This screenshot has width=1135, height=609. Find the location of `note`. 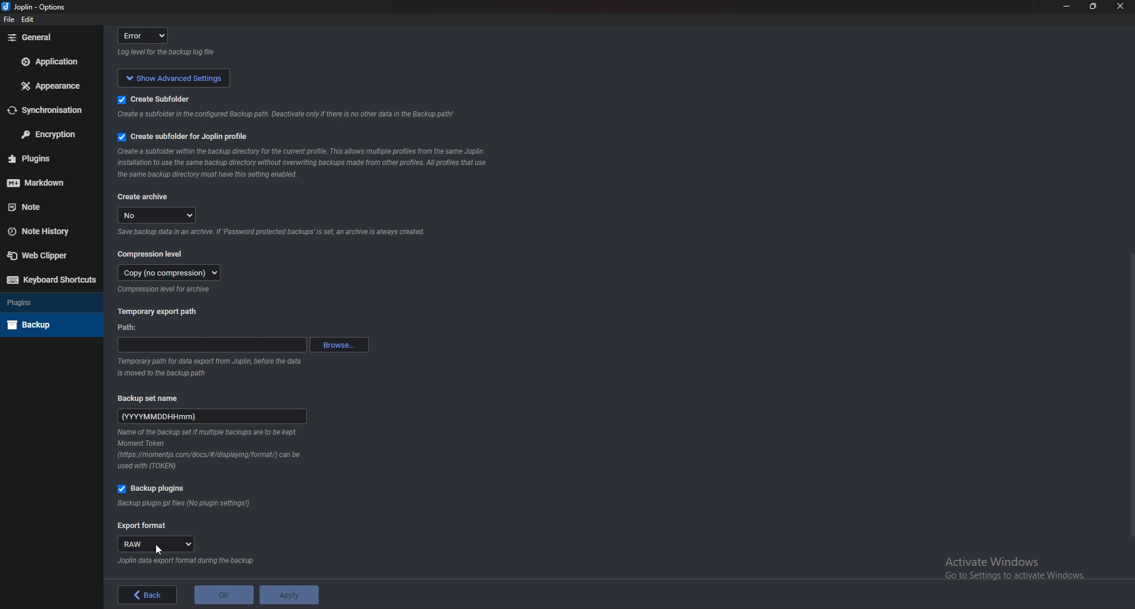

note is located at coordinates (48, 206).